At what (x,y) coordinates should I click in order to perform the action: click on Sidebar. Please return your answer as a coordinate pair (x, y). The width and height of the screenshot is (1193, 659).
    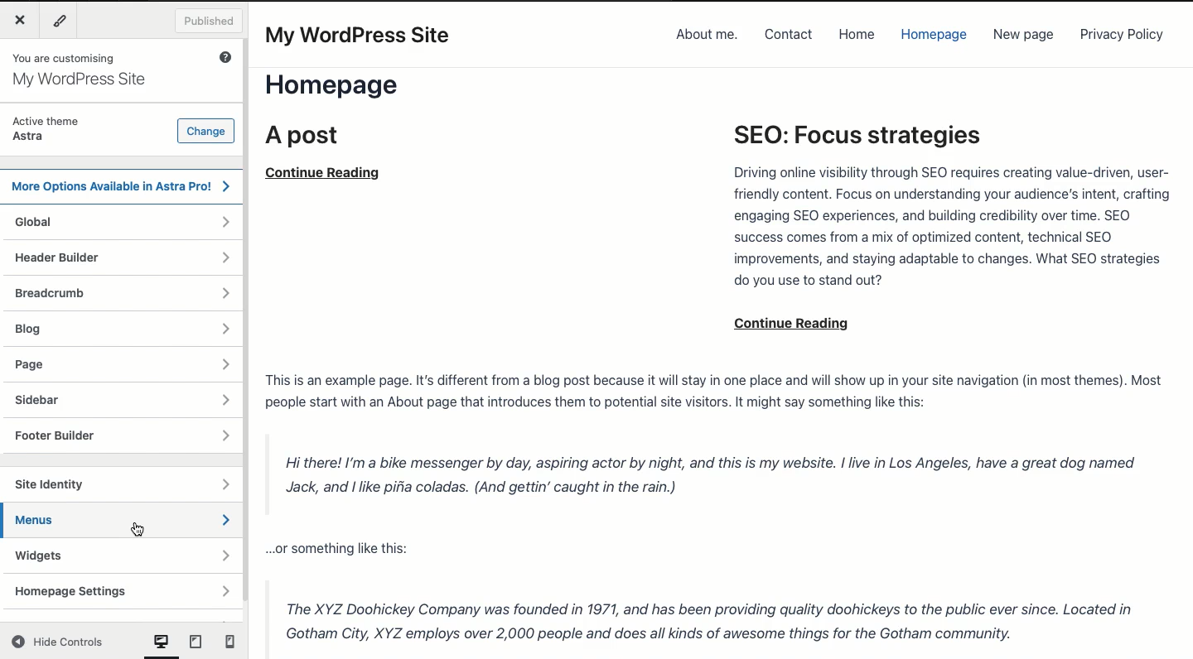
    Looking at the image, I should click on (123, 399).